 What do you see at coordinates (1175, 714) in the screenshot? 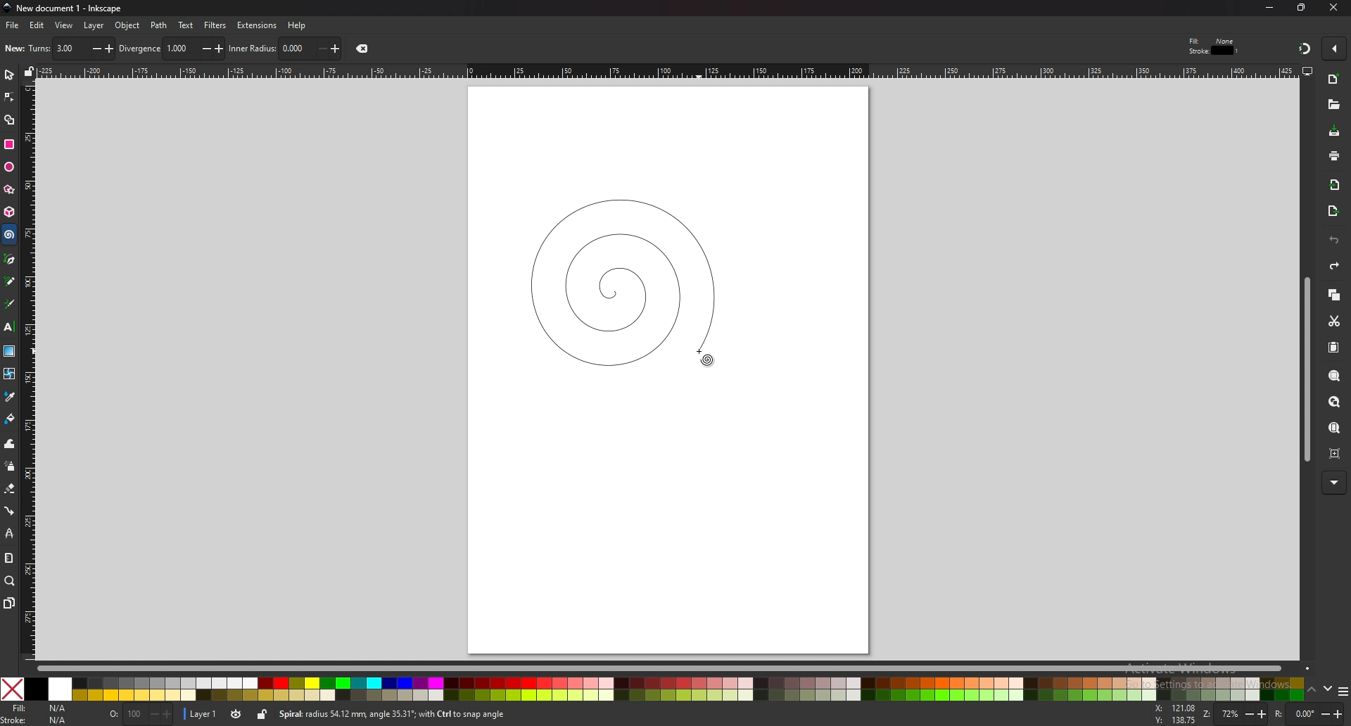
I see `X: 121.08    Y: 138.75` at bounding box center [1175, 714].